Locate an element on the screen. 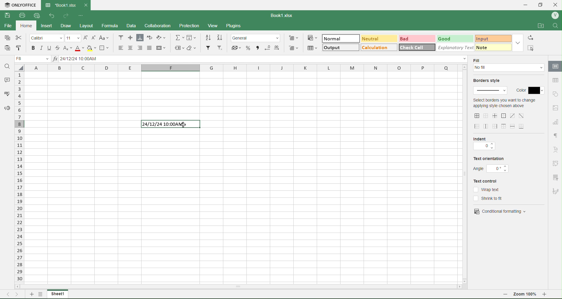 Image resolution: width=562 pixels, height=299 pixels. right border is located at coordinates (495, 126).